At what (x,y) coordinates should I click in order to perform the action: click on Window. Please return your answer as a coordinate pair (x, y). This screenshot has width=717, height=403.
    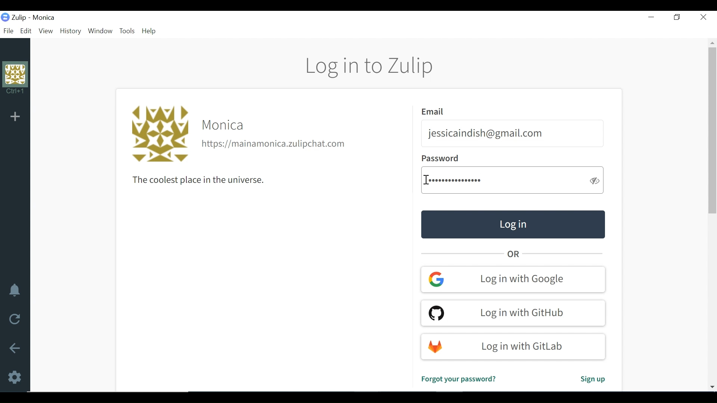
    Looking at the image, I should click on (101, 31).